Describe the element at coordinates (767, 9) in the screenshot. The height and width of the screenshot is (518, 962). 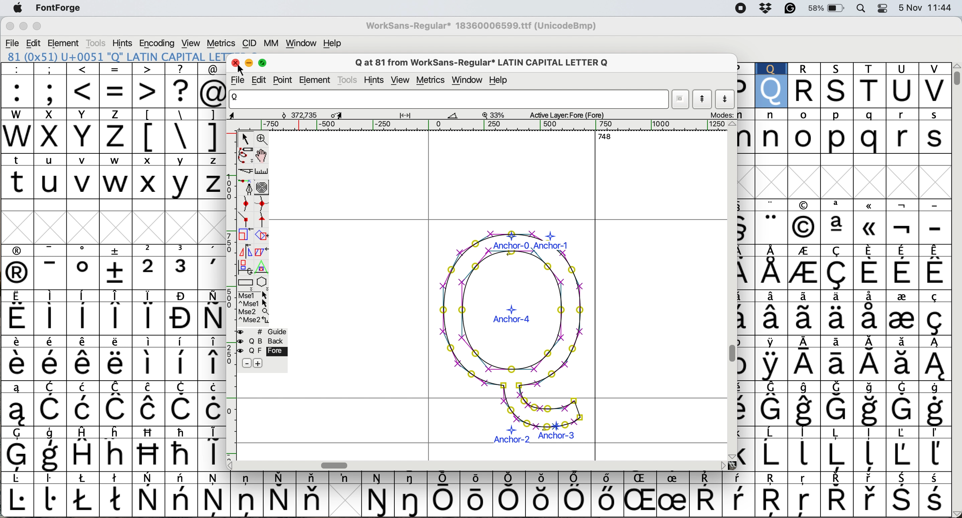
I see `dropbox` at that location.